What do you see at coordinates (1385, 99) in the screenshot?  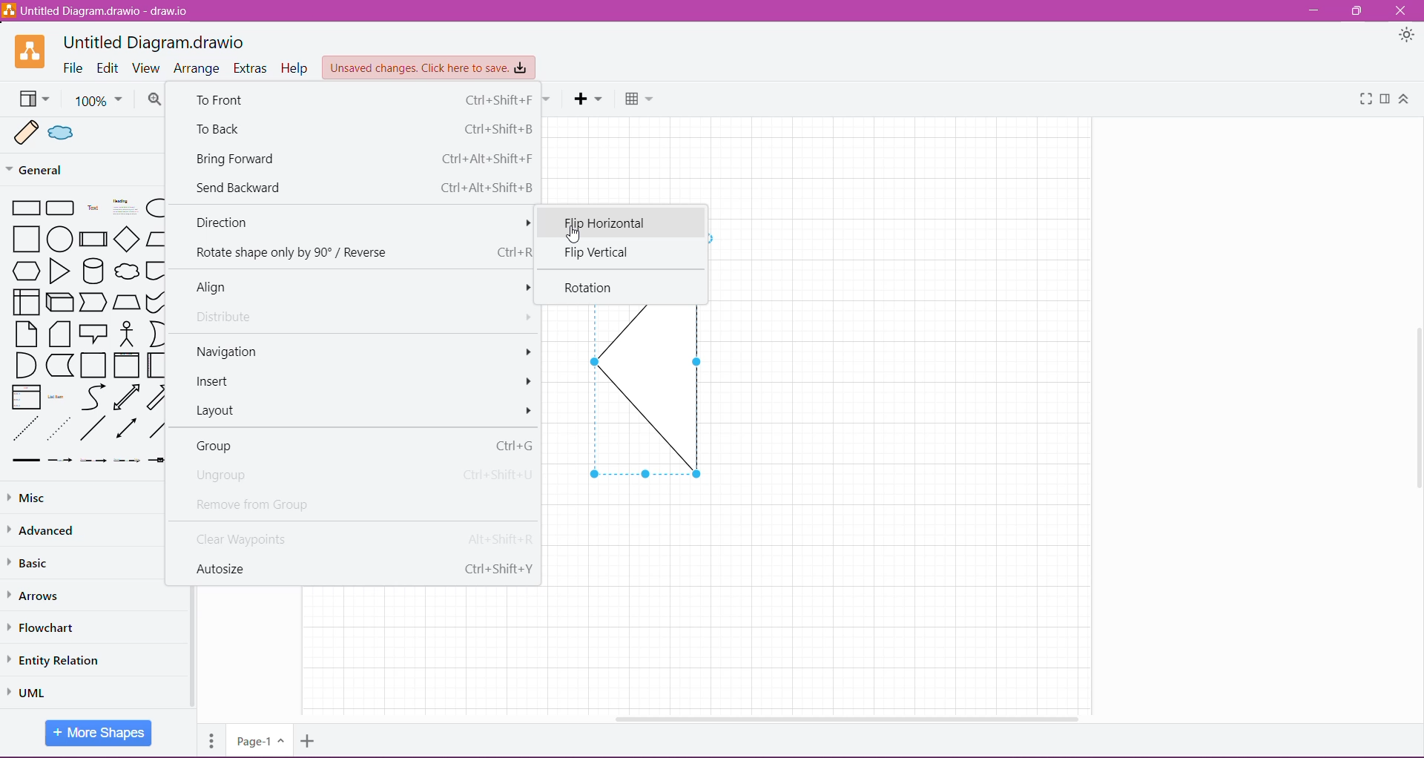 I see `Format` at bounding box center [1385, 99].